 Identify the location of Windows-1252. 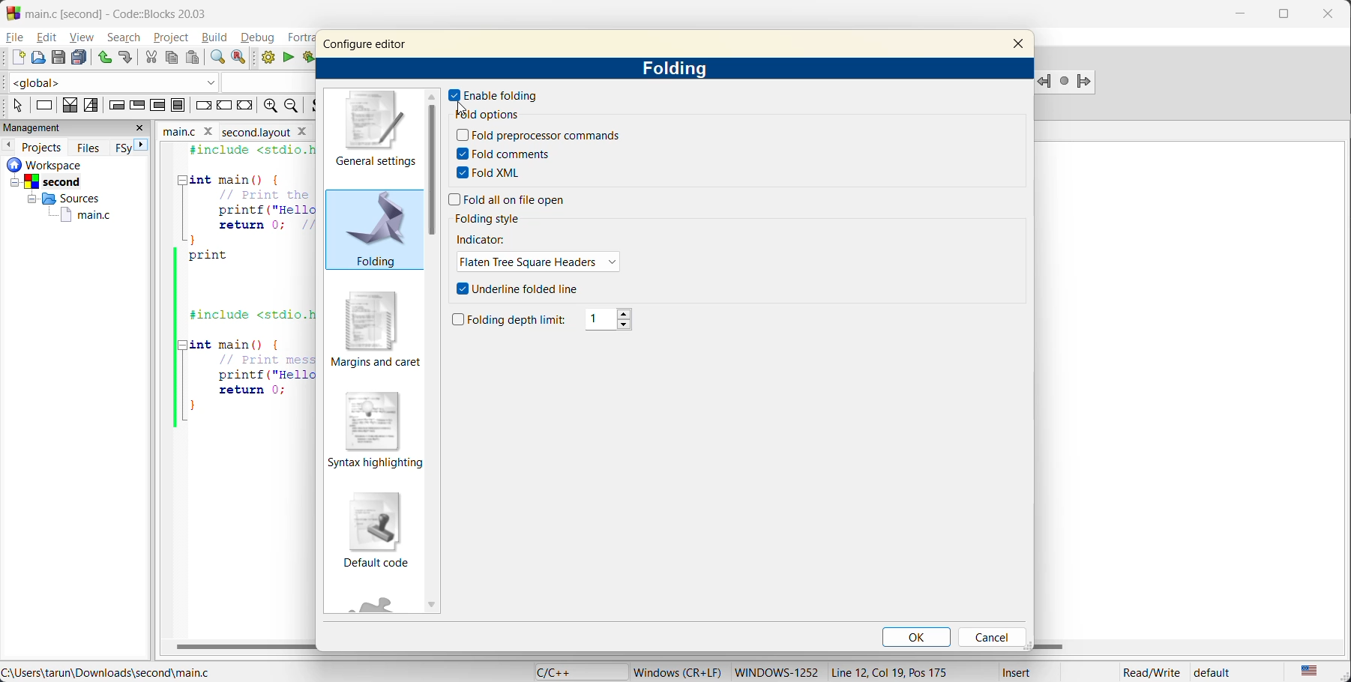
(779, 670).